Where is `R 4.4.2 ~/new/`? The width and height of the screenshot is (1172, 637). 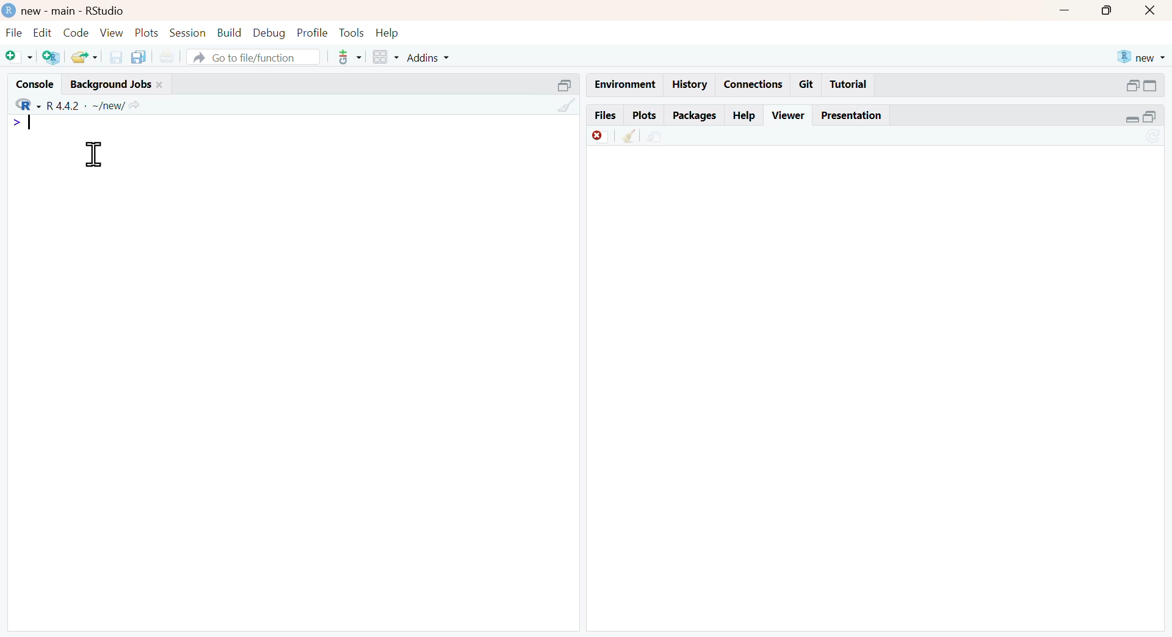
R 4.4.2 ~/new/ is located at coordinates (87, 106).